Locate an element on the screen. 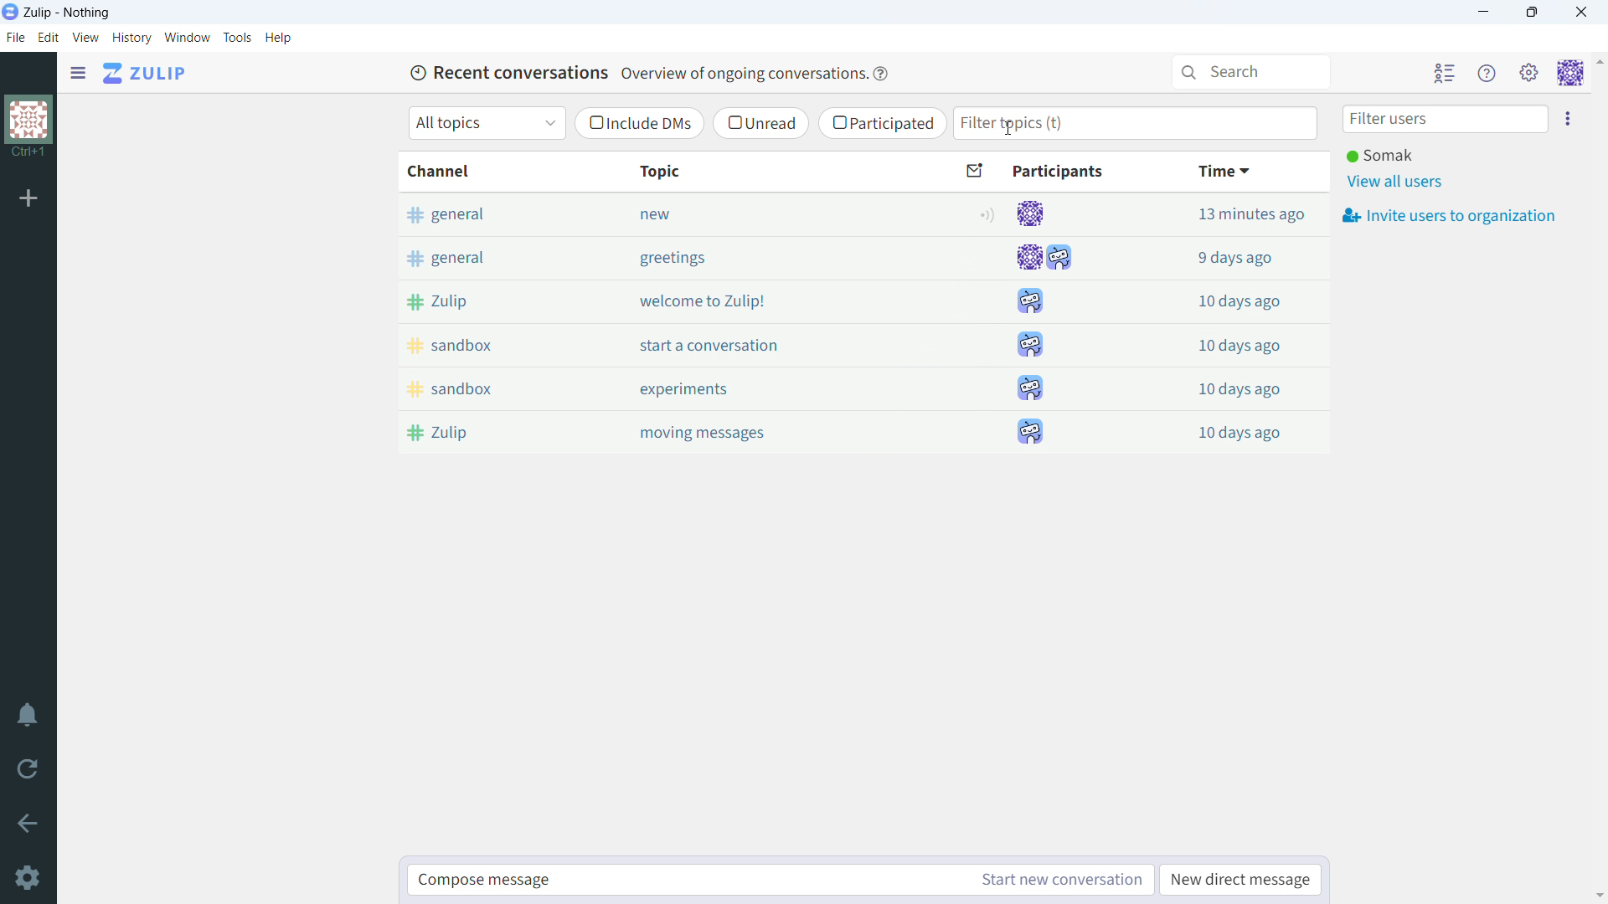 This screenshot has width=1608, height=904. view all users is located at coordinates (1399, 182).